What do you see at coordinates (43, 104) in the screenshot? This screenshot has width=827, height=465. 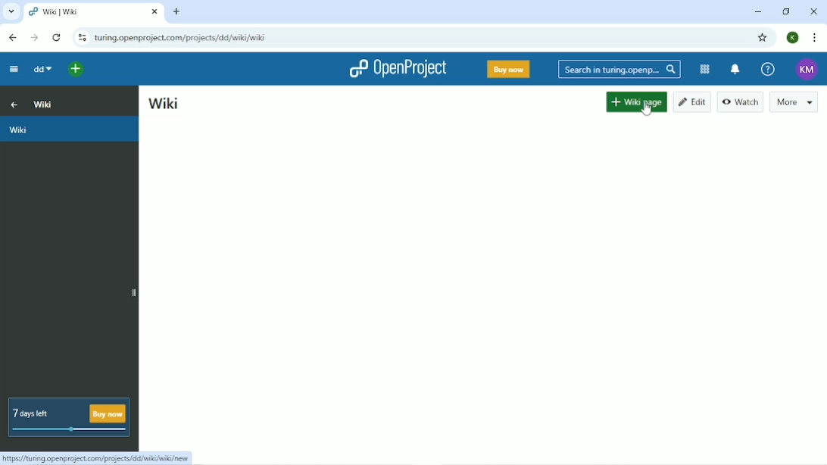 I see `Wiki` at bounding box center [43, 104].